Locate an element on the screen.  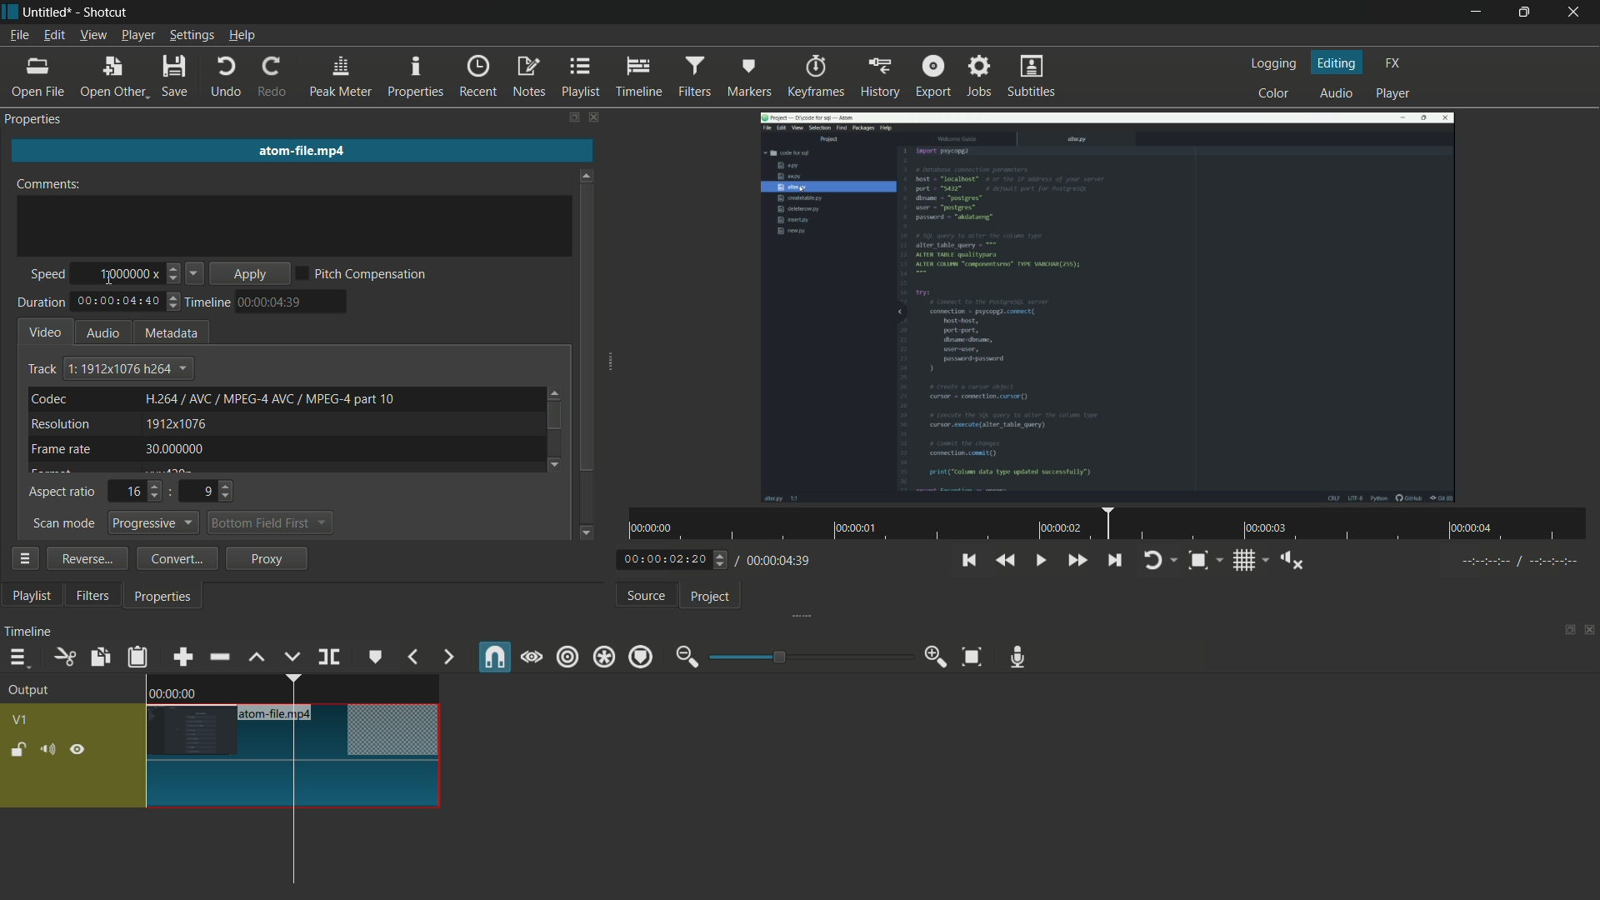
zoom out is located at coordinates (687, 657).